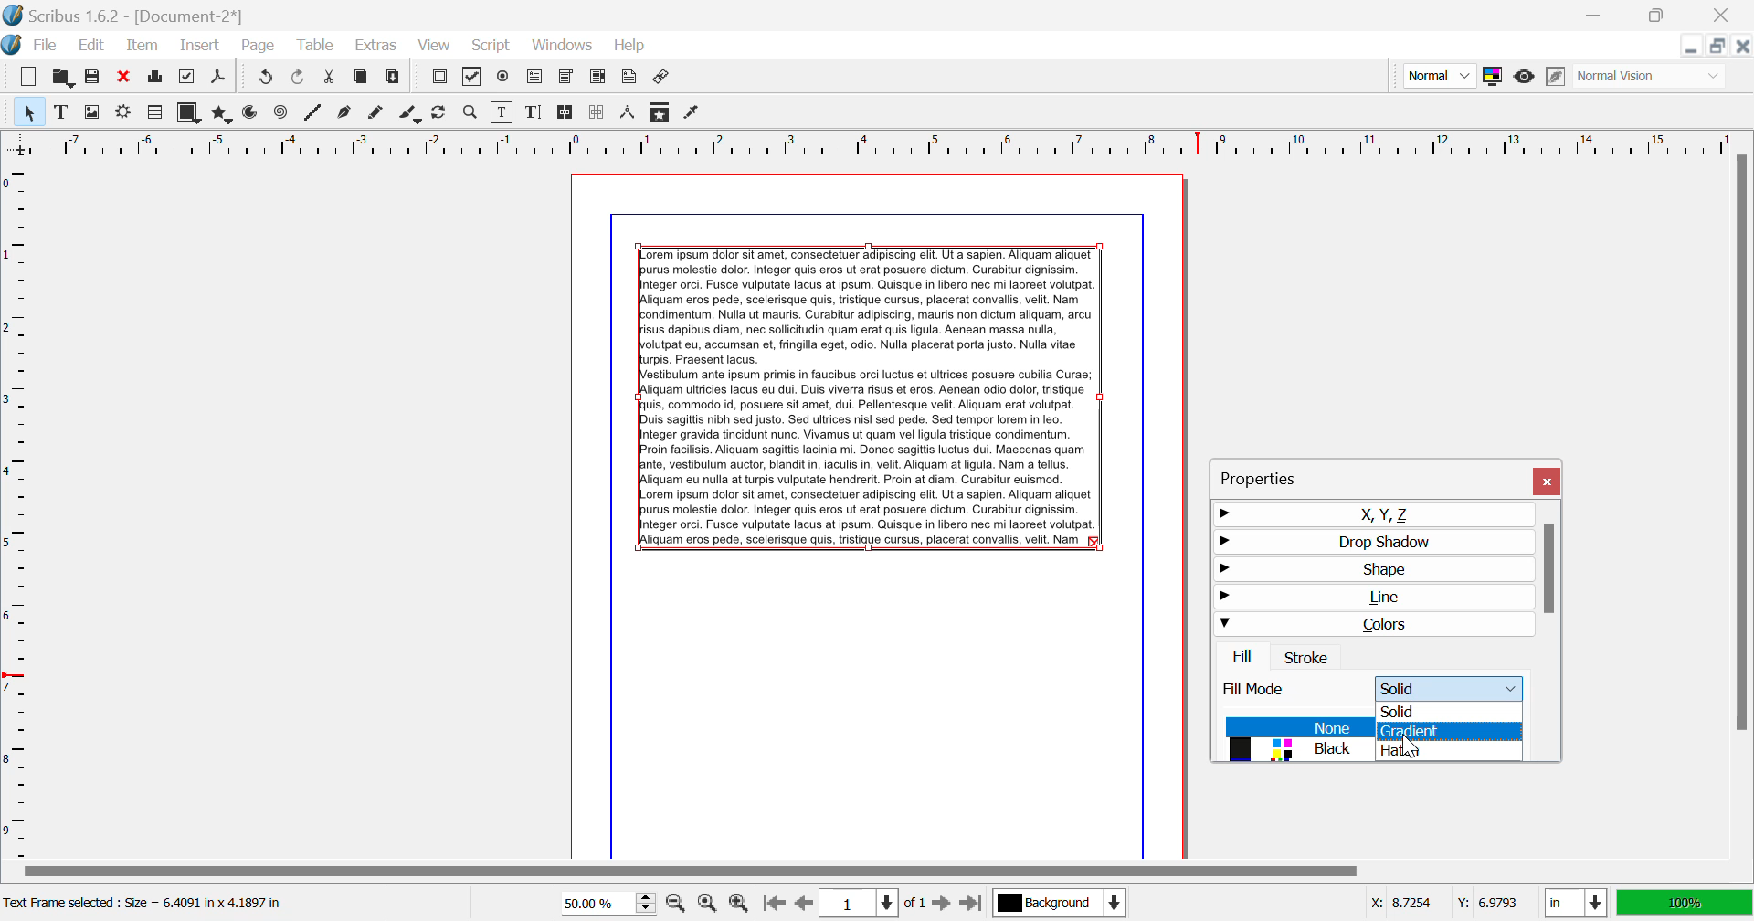 This screenshot has height=921, width=1754. What do you see at coordinates (1549, 482) in the screenshot?
I see `Close` at bounding box center [1549, 482].